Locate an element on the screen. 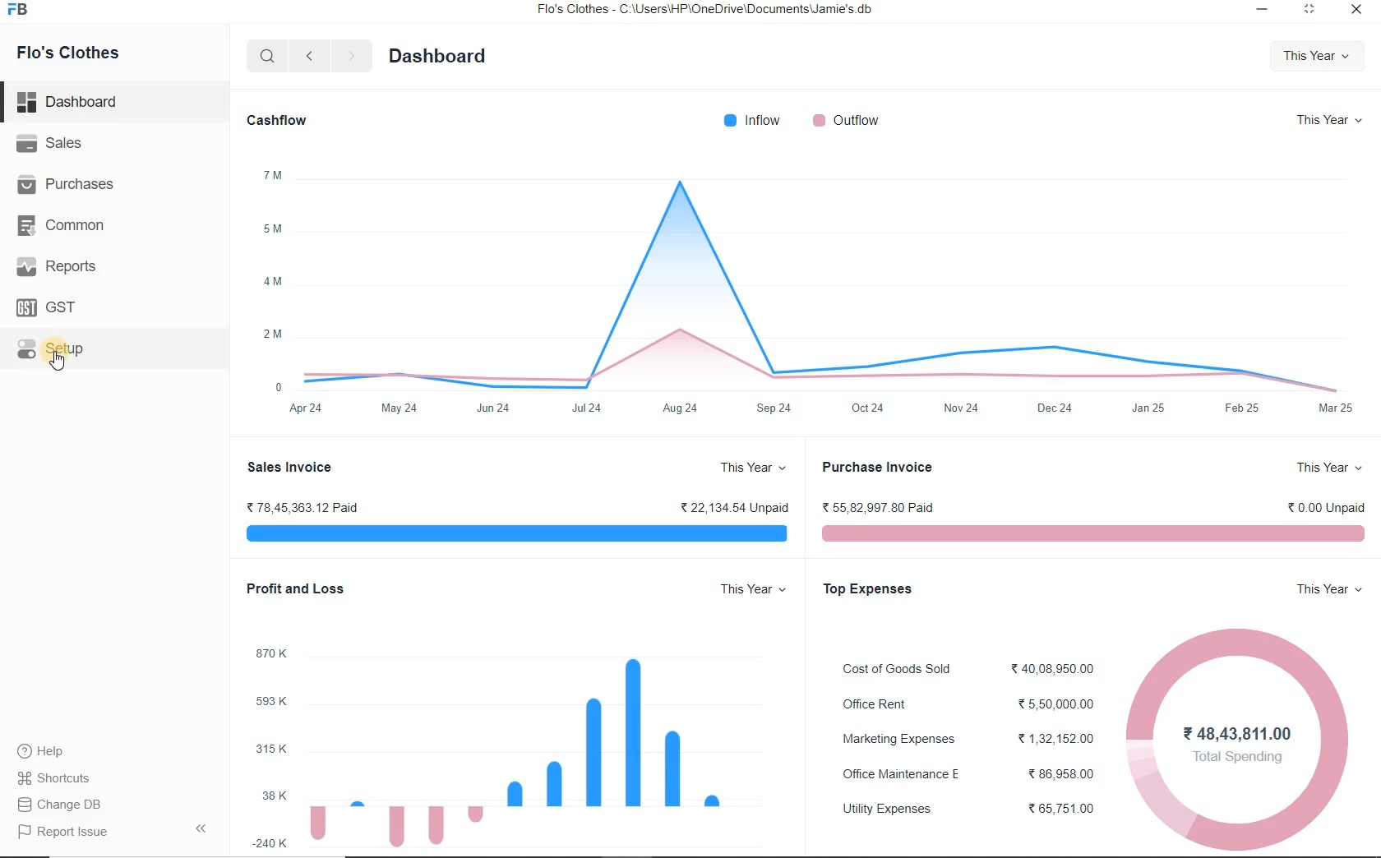  Purchase Invoice is located at coordinates (878, 468).